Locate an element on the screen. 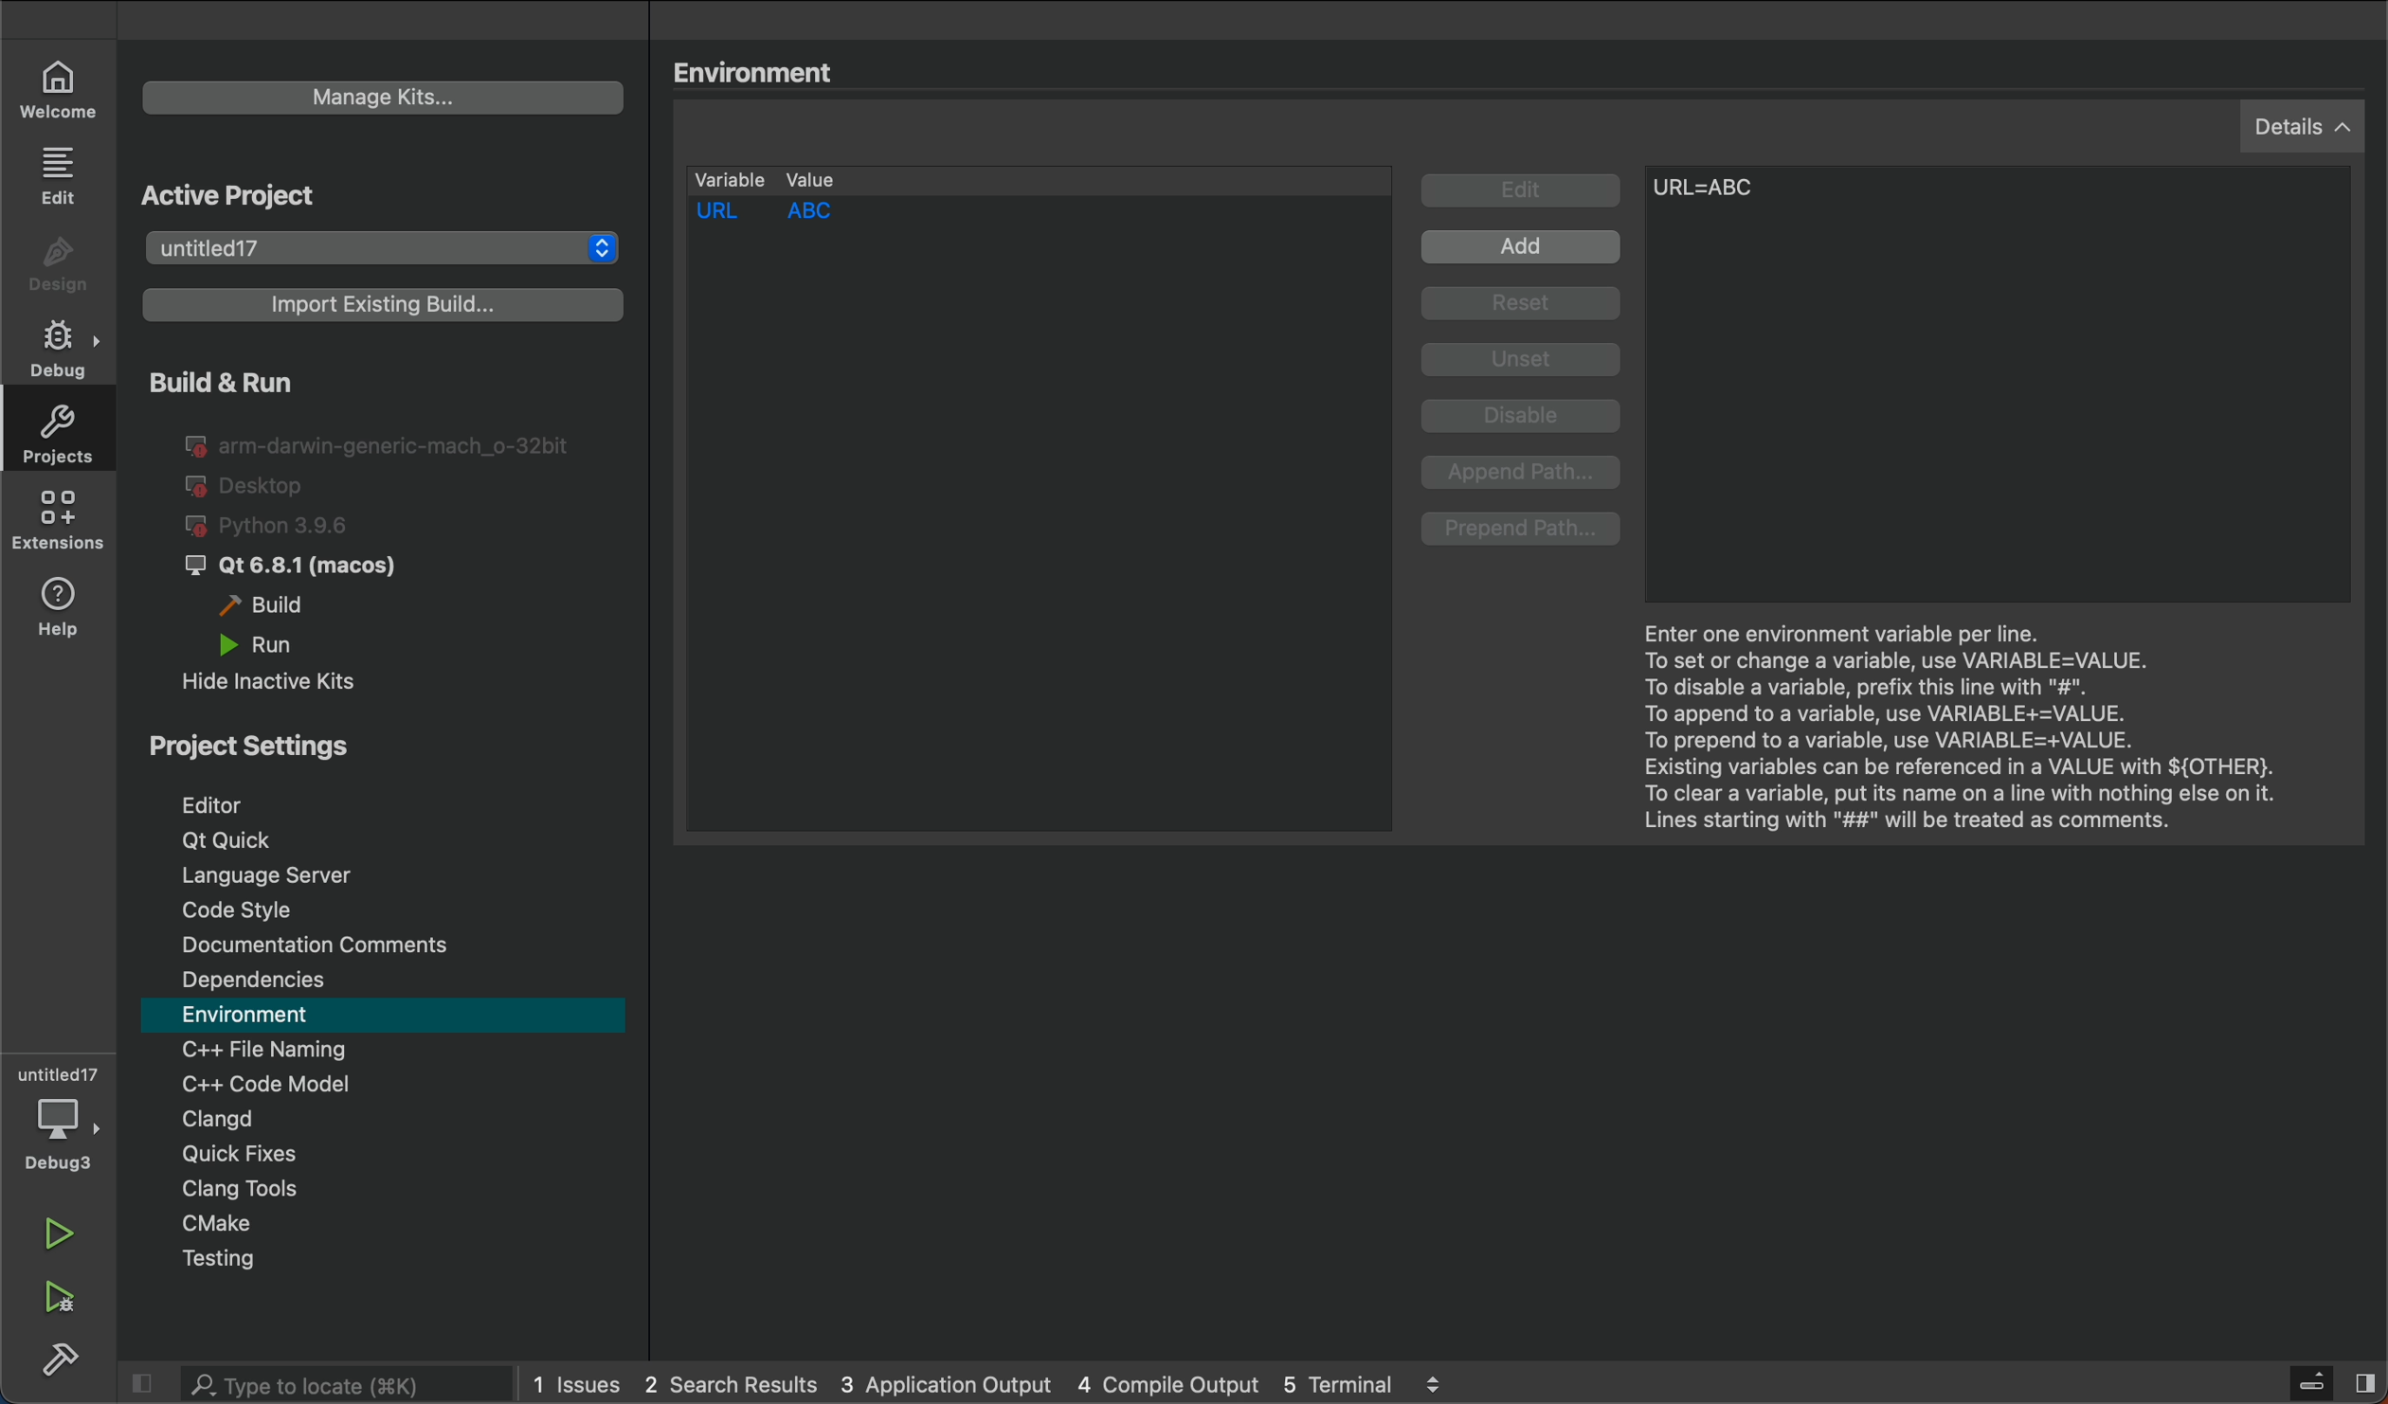 This screenshot has width=2388, height=1404. run and debug is located at coordinates (66, 1300).